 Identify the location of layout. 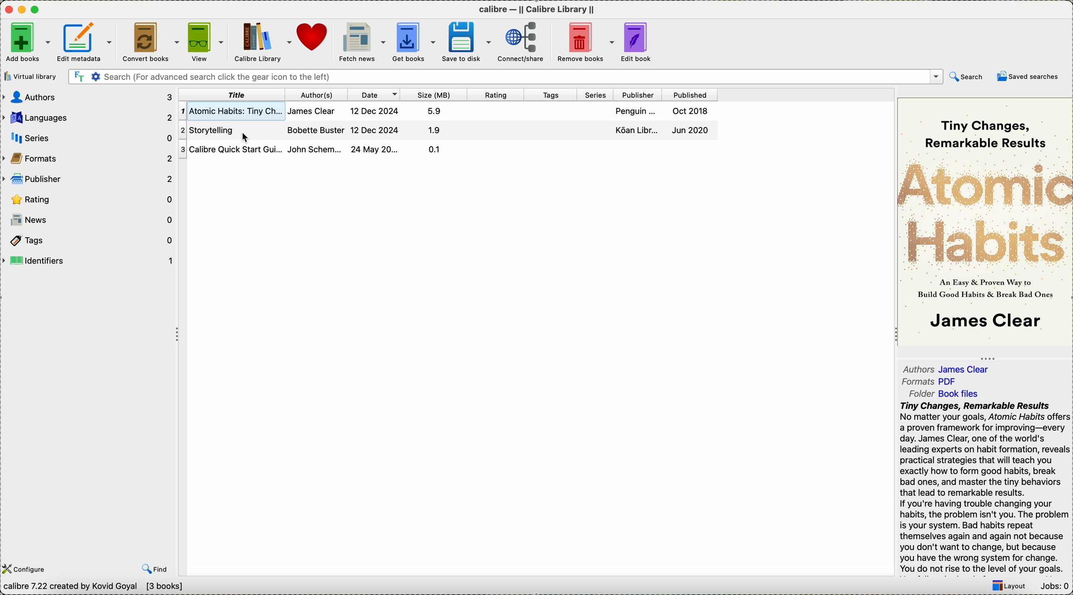
(1006, 585).